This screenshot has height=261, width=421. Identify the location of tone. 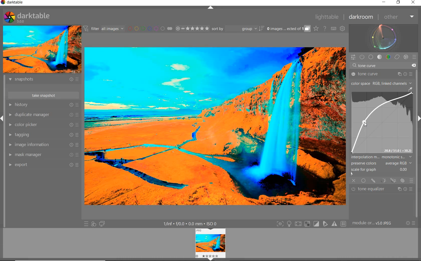
(380, 57).